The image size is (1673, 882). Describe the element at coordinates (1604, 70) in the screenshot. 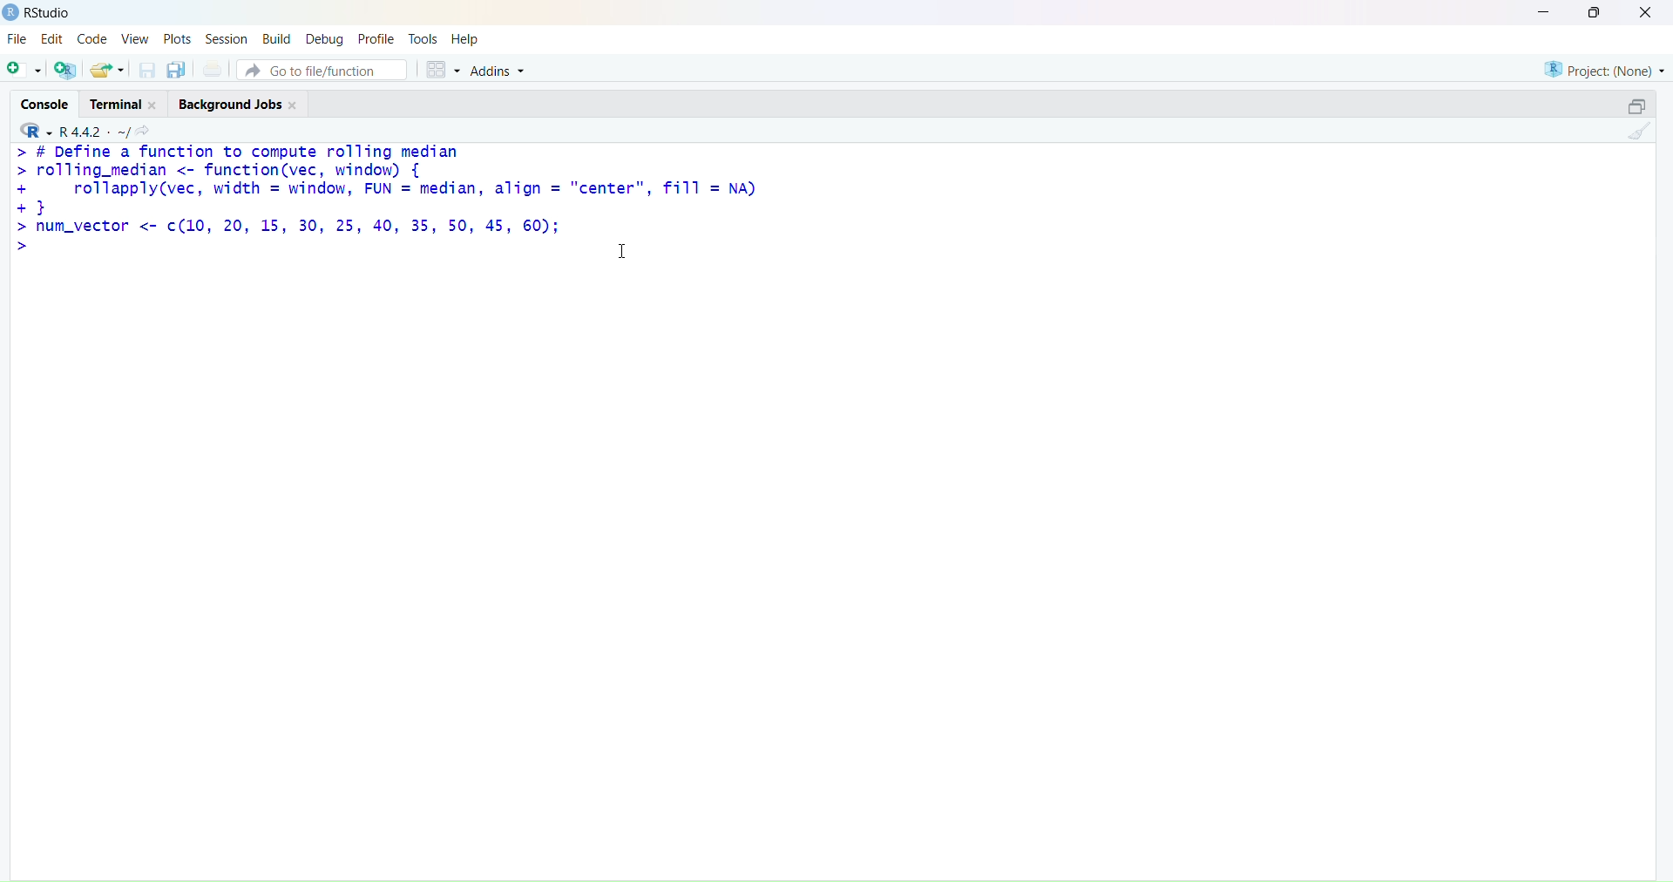

I see `project (none)` at that location.